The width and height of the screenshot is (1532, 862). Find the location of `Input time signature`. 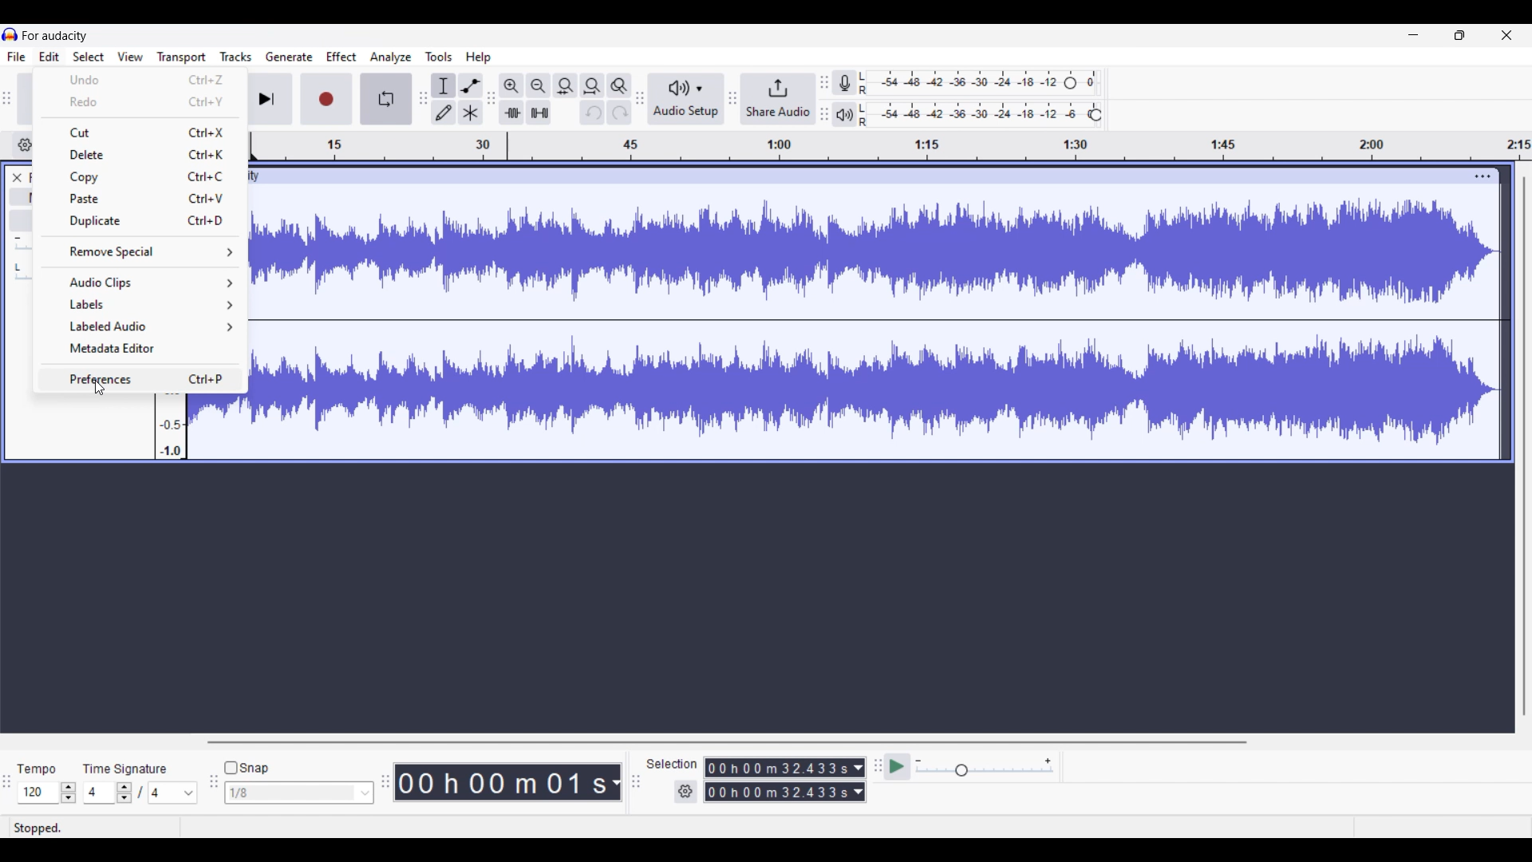

Input time signature is located at coordinates (99, 793).